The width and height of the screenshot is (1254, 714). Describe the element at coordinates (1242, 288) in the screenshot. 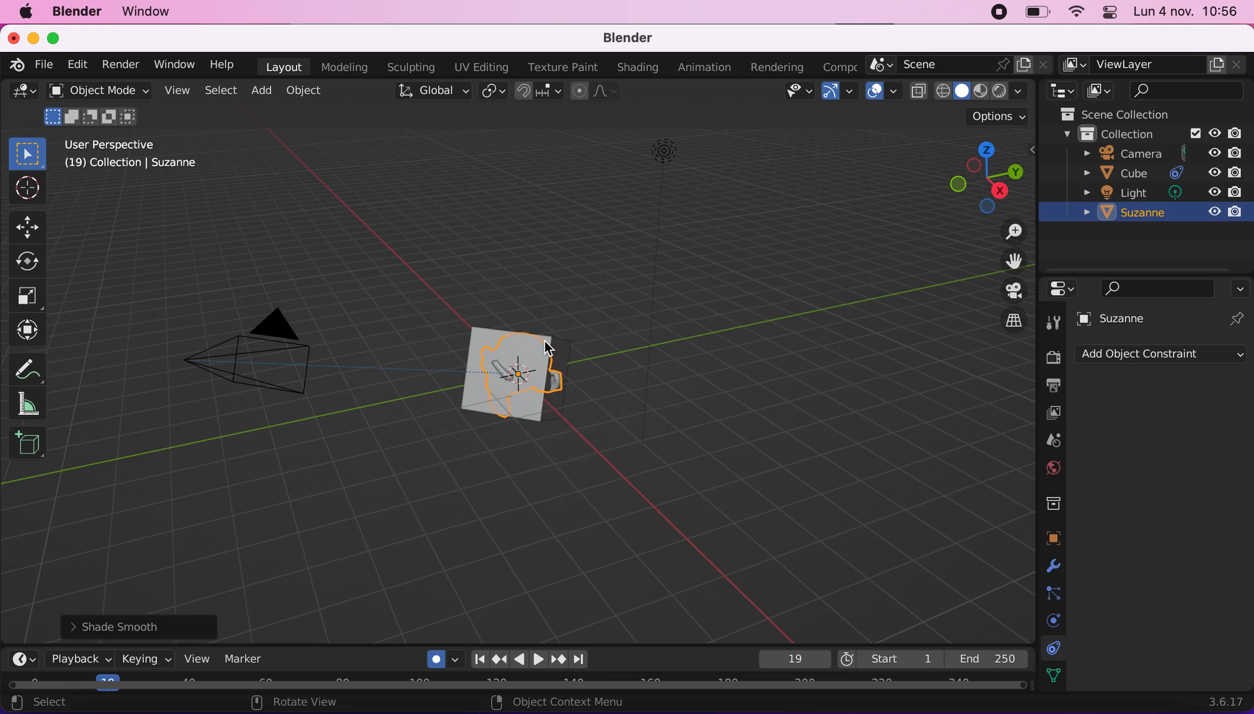

I see `options` at that location.